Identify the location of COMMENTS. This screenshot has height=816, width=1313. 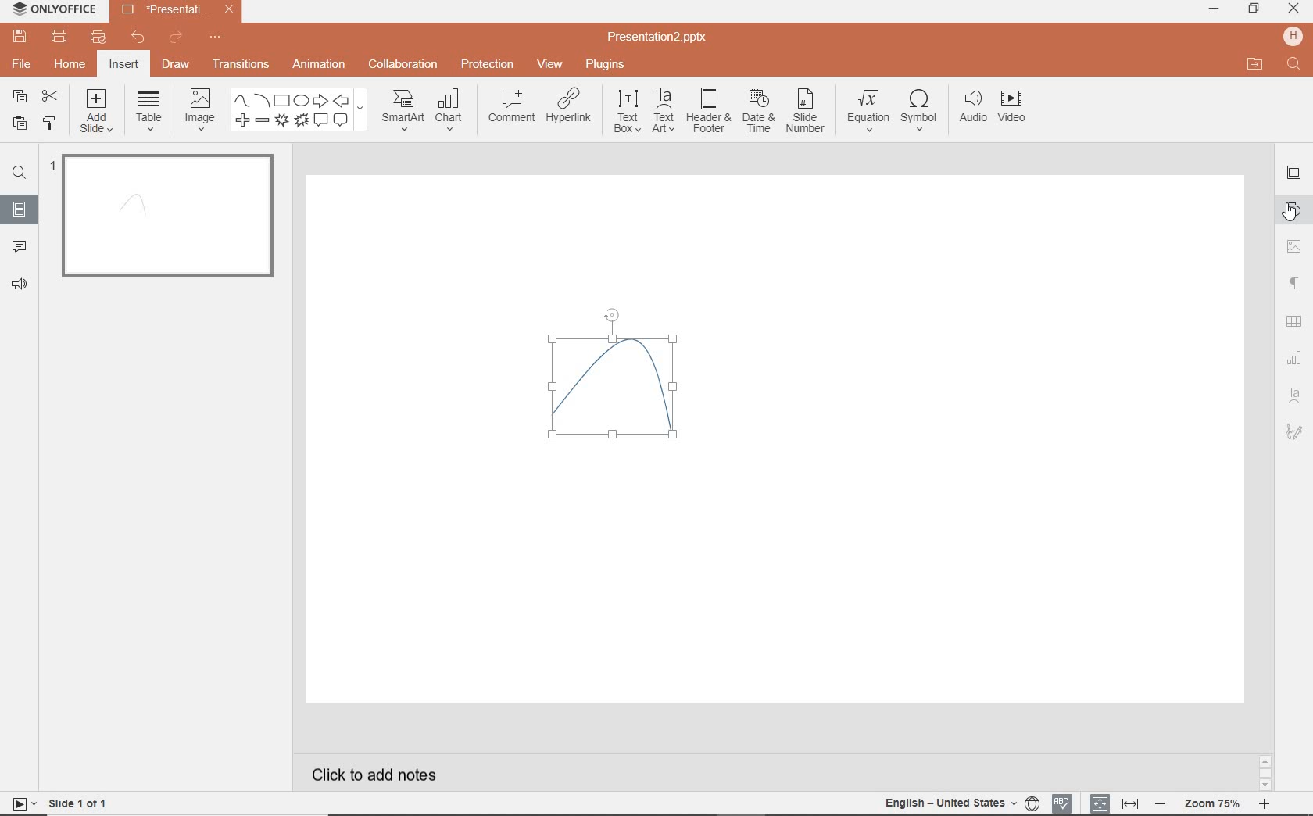
(17, 245).